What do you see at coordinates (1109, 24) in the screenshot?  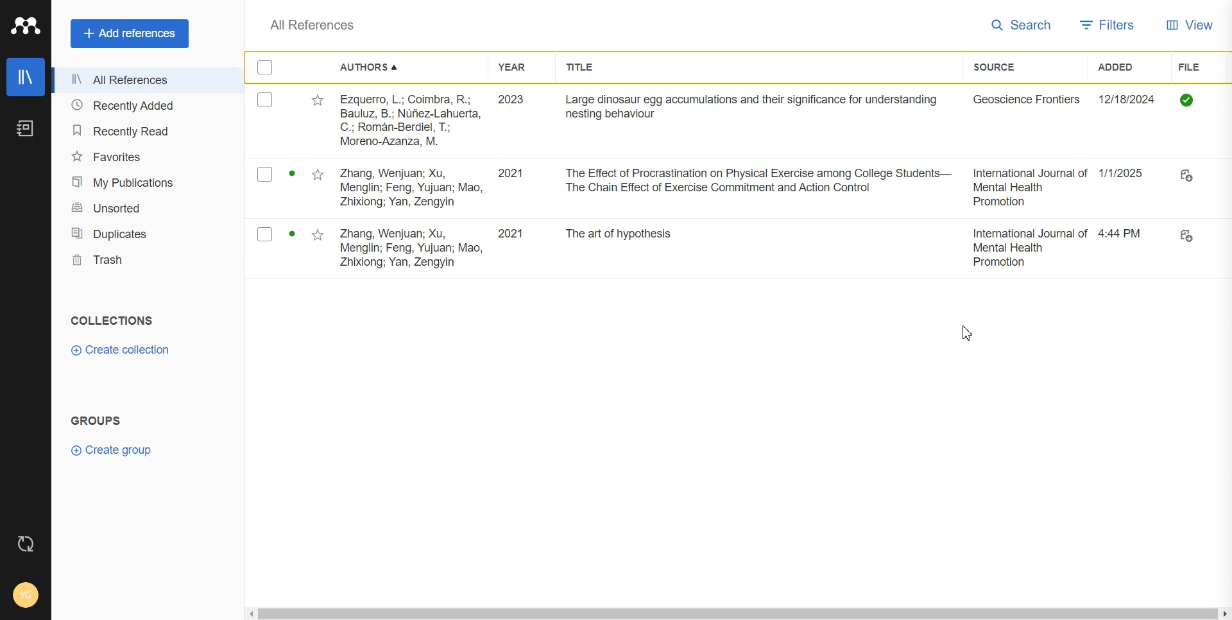 I see `Filters` at bounding box center [1109, 24].